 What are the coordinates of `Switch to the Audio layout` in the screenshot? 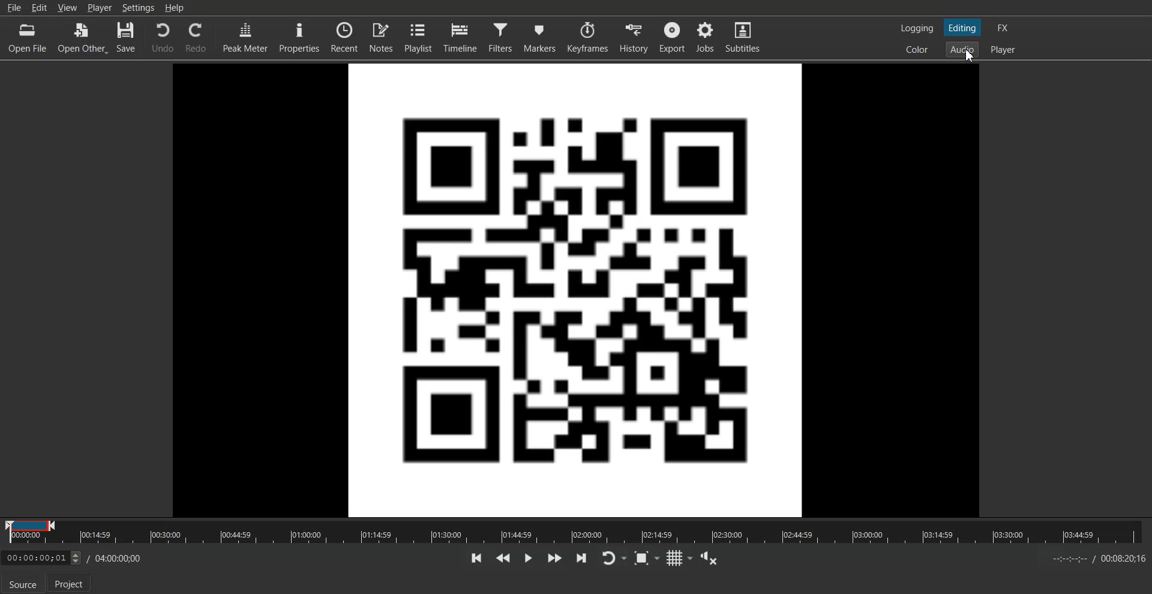 It's located at (962, 49).